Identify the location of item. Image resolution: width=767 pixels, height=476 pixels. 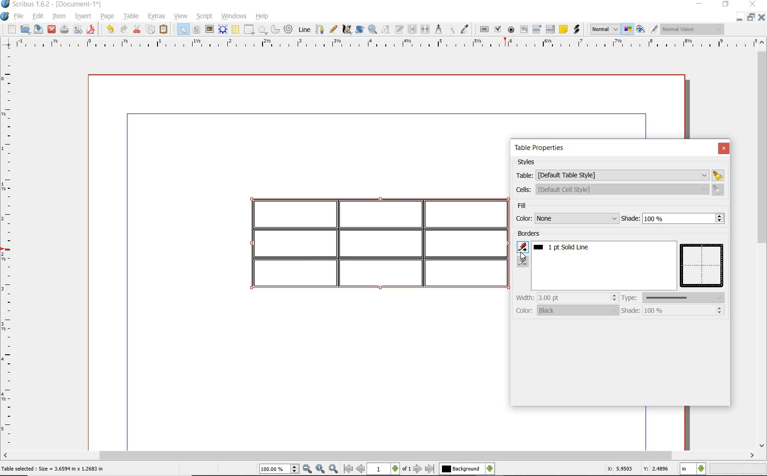
(58, 17).